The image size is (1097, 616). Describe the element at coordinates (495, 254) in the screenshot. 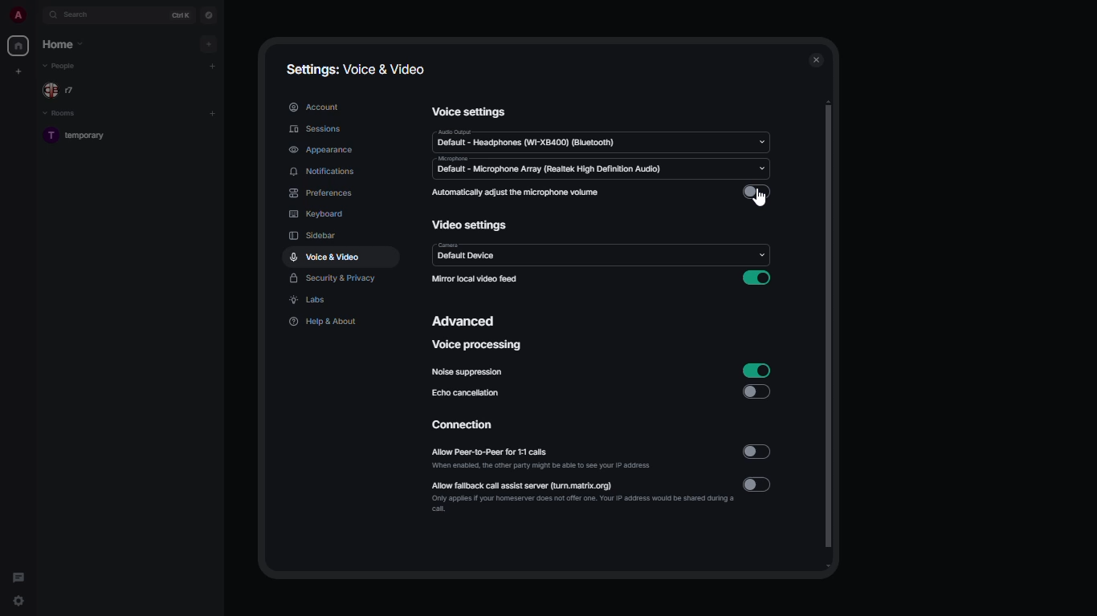

I see `Defaut Device` at that location.